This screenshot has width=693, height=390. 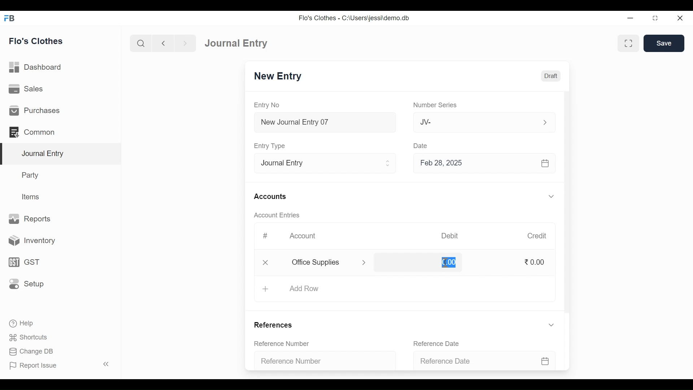 What do you see at coordinates (280, 76) in the screenshot?
I see `New Entry` at bounding box center [280, 76].